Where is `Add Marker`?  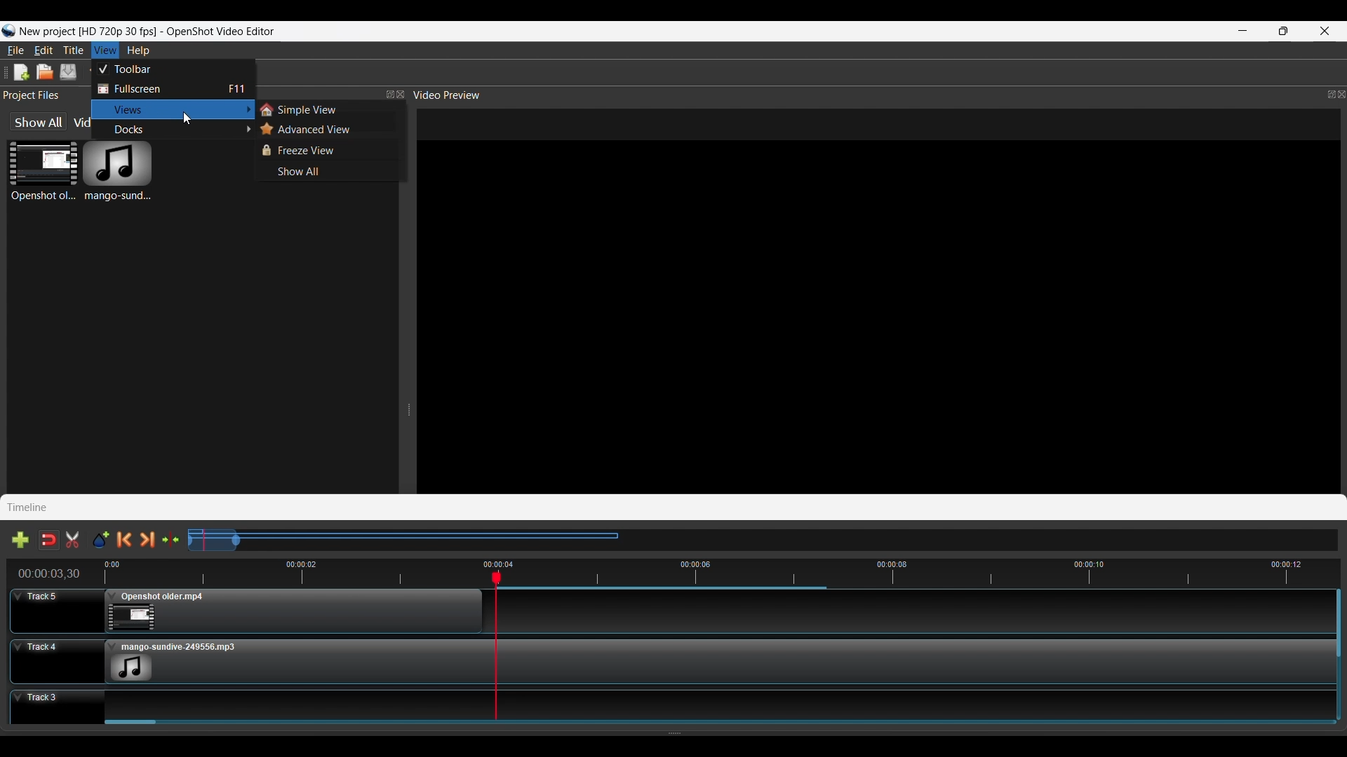 Add Marker is located at coordinates (101, 540).